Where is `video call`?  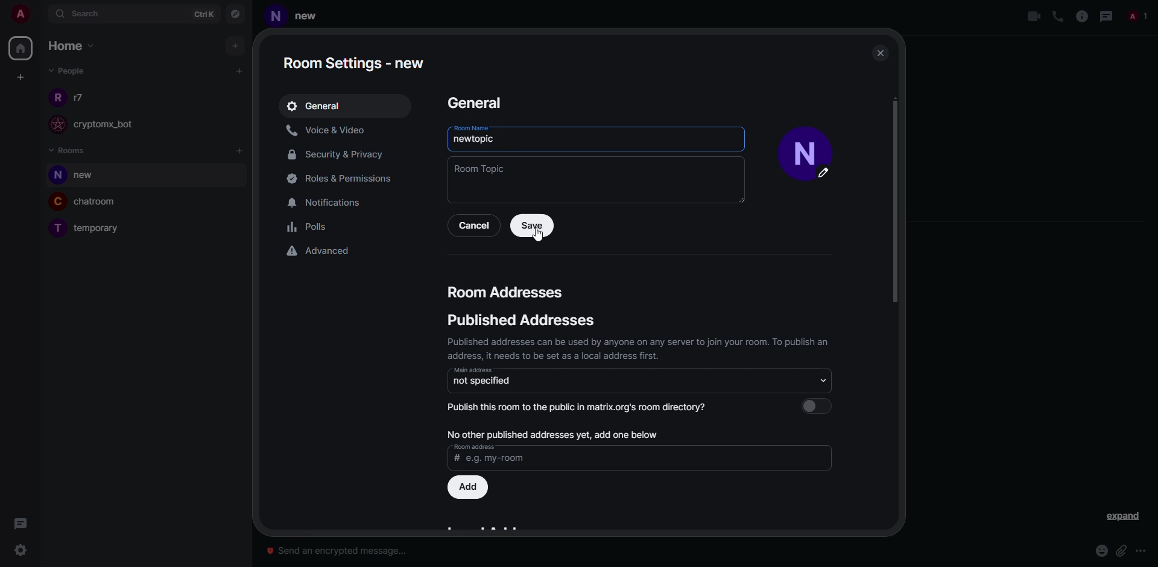 video call is located at coordinates (1033, 16).